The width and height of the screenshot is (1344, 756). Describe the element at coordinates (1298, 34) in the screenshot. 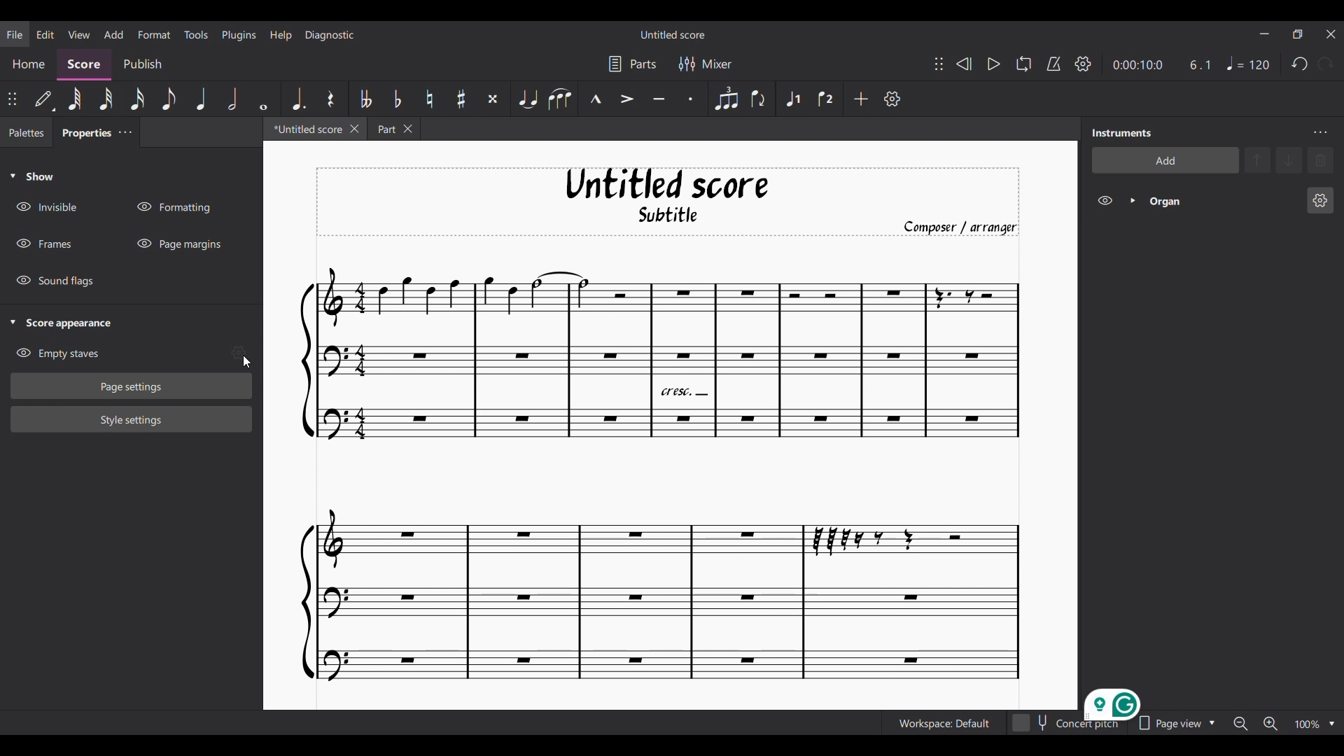

I see `Show interface in a smaller tab` at that location.